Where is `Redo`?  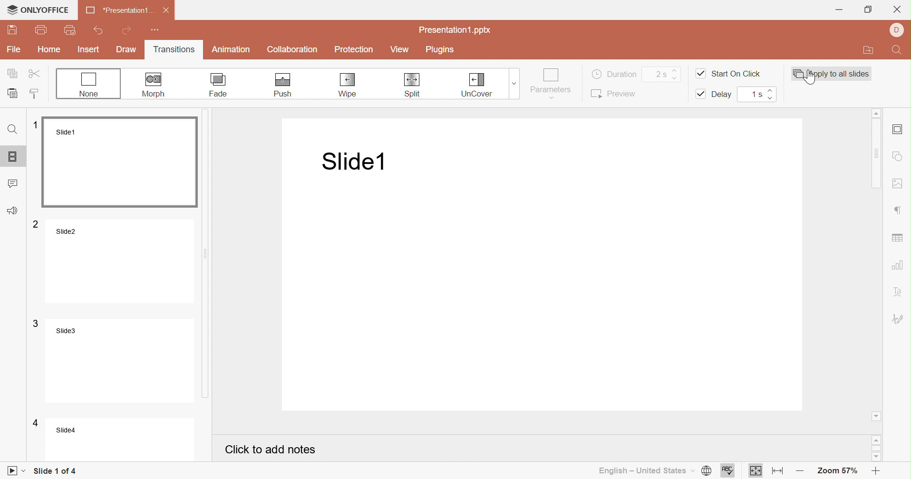 Redo is located at coordinates (128, 29).